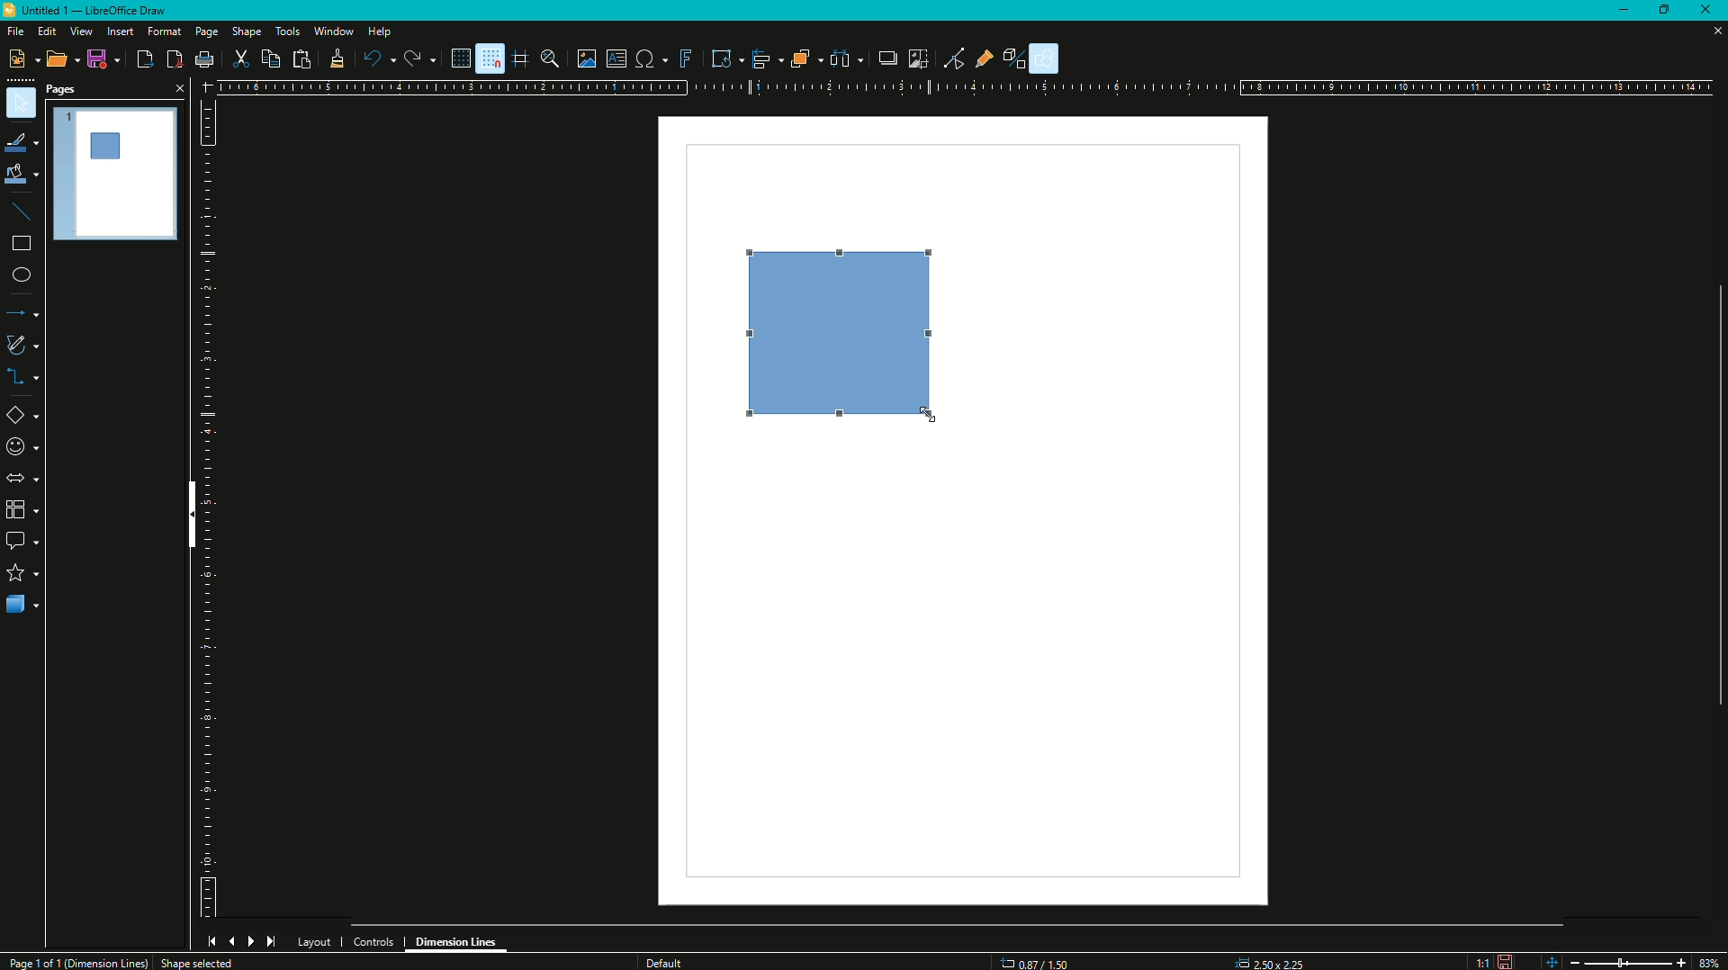  I want to click on Help, so click(380, 33).